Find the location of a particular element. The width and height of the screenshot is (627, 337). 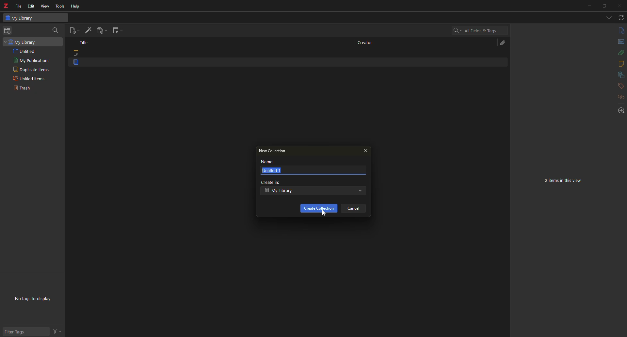

add item is located at coordinates (89, 30).